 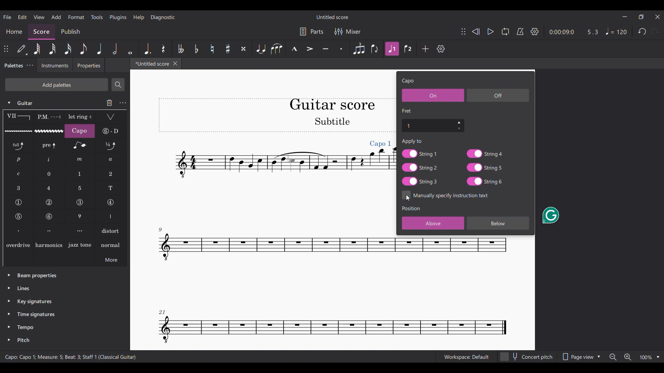 What do you see at coordinates (147, 48) in the screenshot?
I see `Augmentation dot` at bounding box center [147, 48].